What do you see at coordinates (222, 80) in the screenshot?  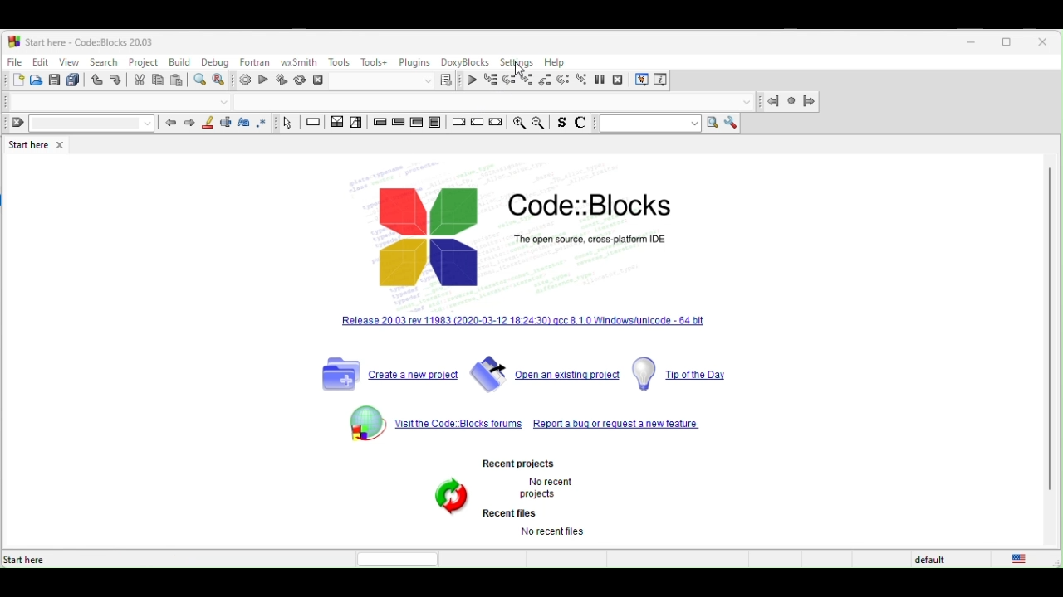 I see `replace` at bounding box center [222, 80].